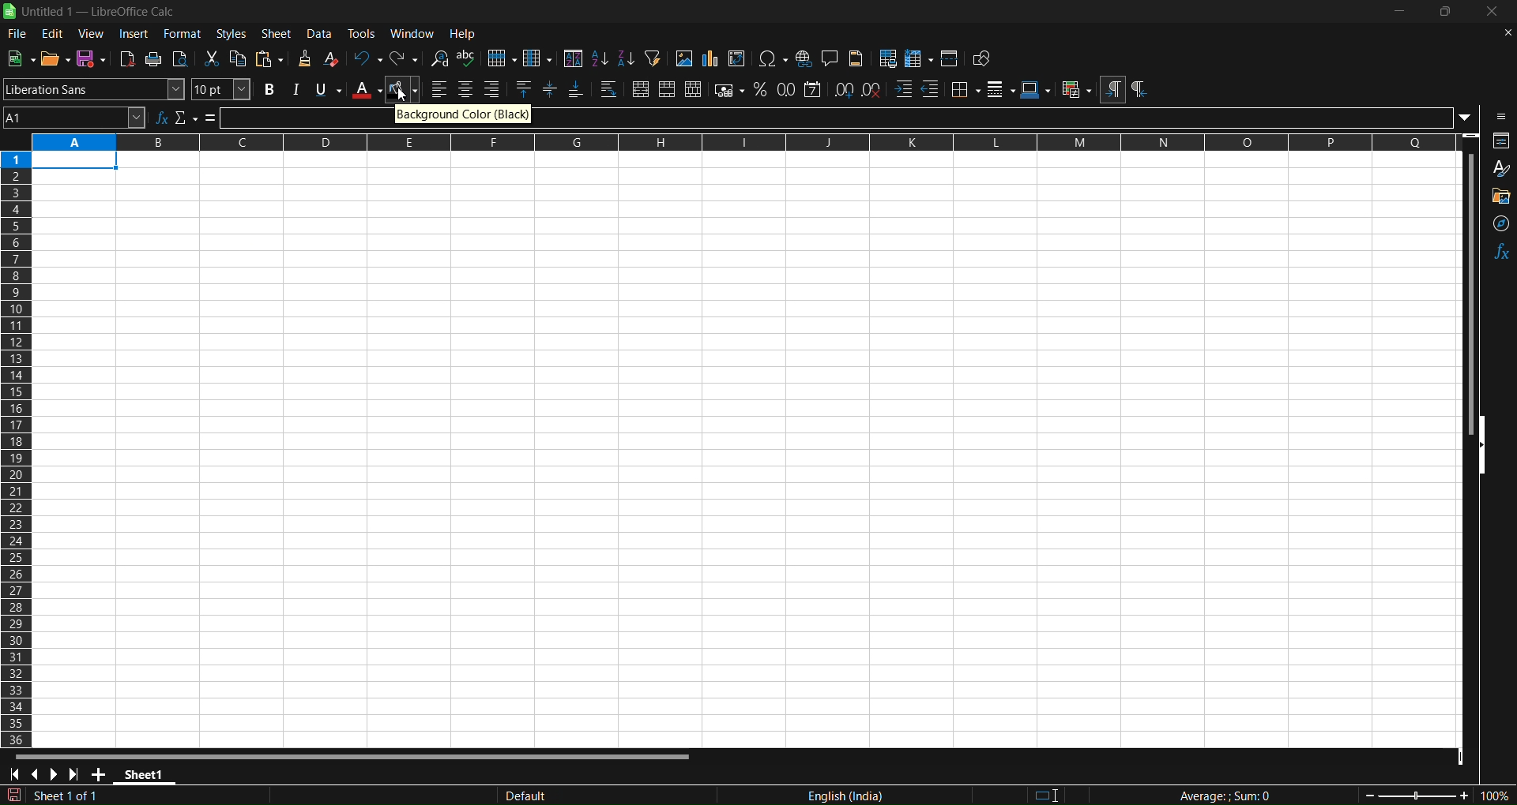 This screenshot has height=805, width=1517. Describe the element at coordinates (967, 89) in the screenshot. I see `borders` at that location.